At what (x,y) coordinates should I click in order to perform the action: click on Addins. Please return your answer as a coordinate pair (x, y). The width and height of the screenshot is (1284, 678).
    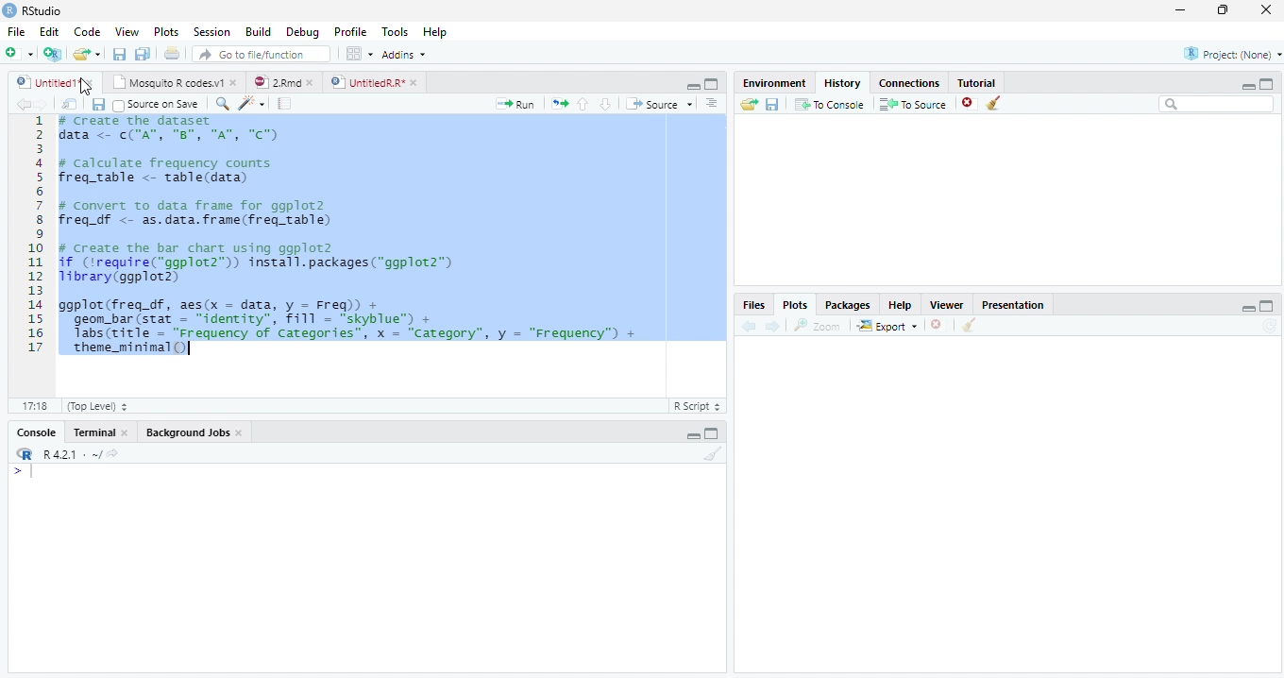
    Looking at the image, I should click on (406, 55).